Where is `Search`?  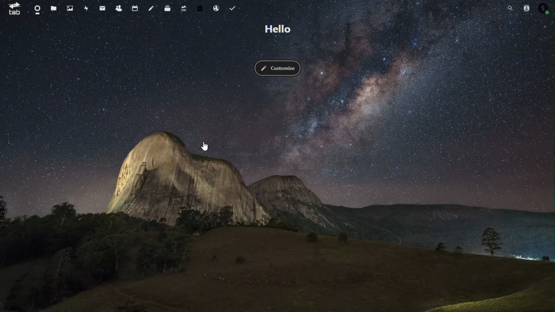
Search is located at coordinates (510, 7).